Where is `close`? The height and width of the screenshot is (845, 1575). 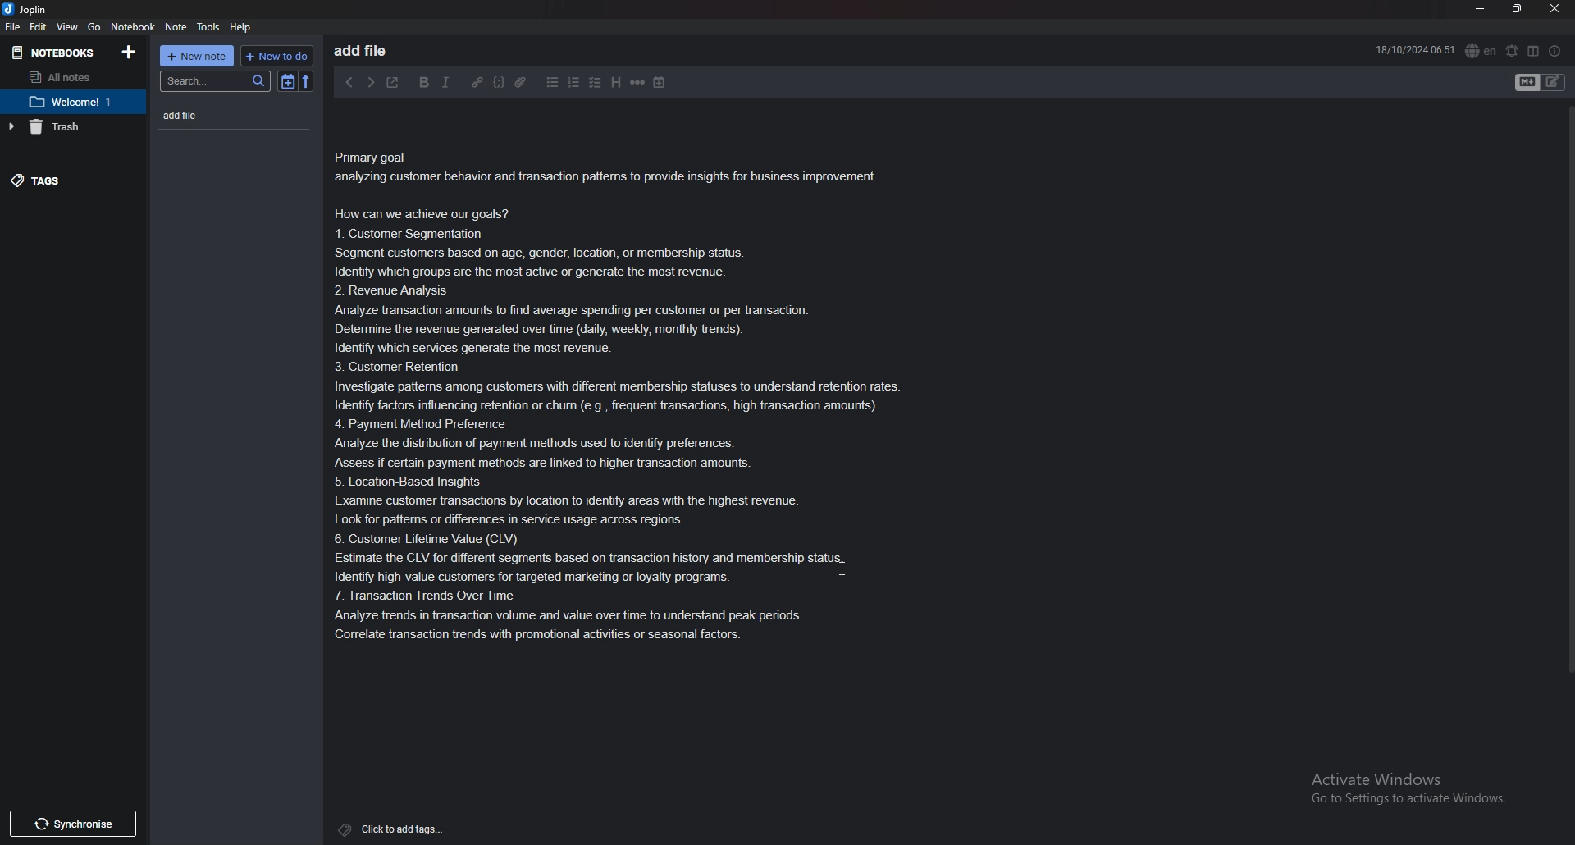
close is located at coordinates (1556, 8).